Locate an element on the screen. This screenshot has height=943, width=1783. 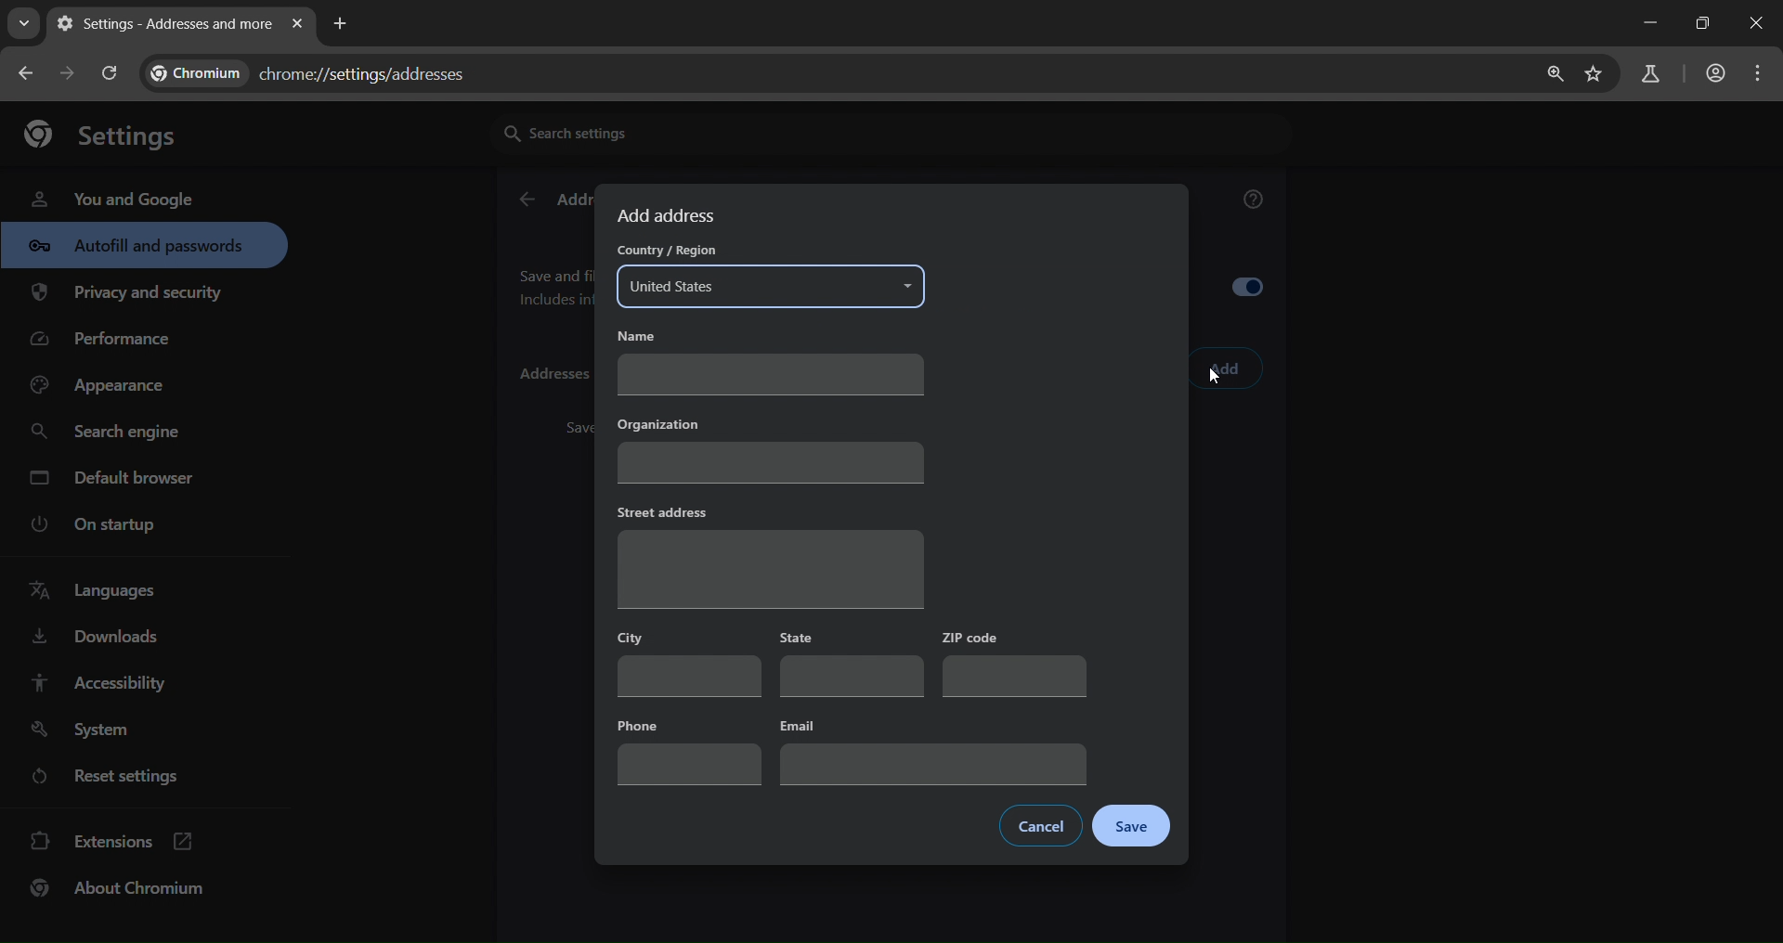
search engine is located at coordinates (111, 433).